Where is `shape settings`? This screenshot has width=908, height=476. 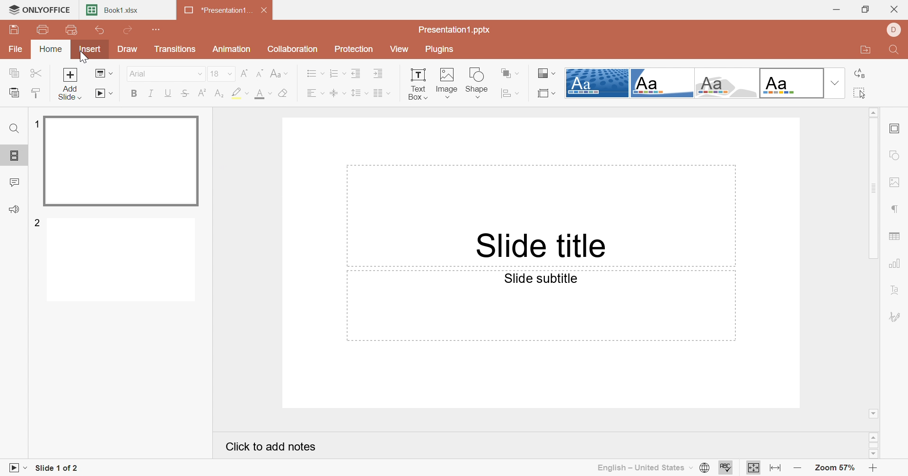
shape settings is located at coordinates (899, 156).